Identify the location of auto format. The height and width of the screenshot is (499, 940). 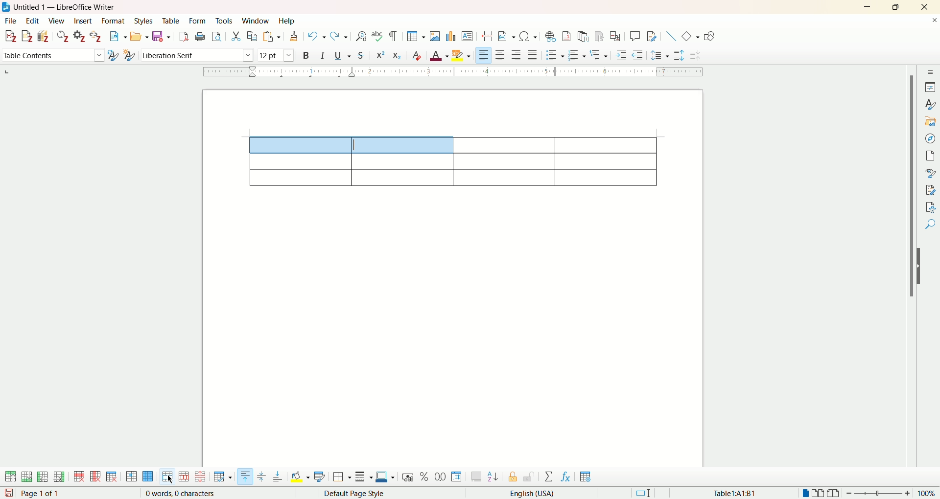
(320, 477).